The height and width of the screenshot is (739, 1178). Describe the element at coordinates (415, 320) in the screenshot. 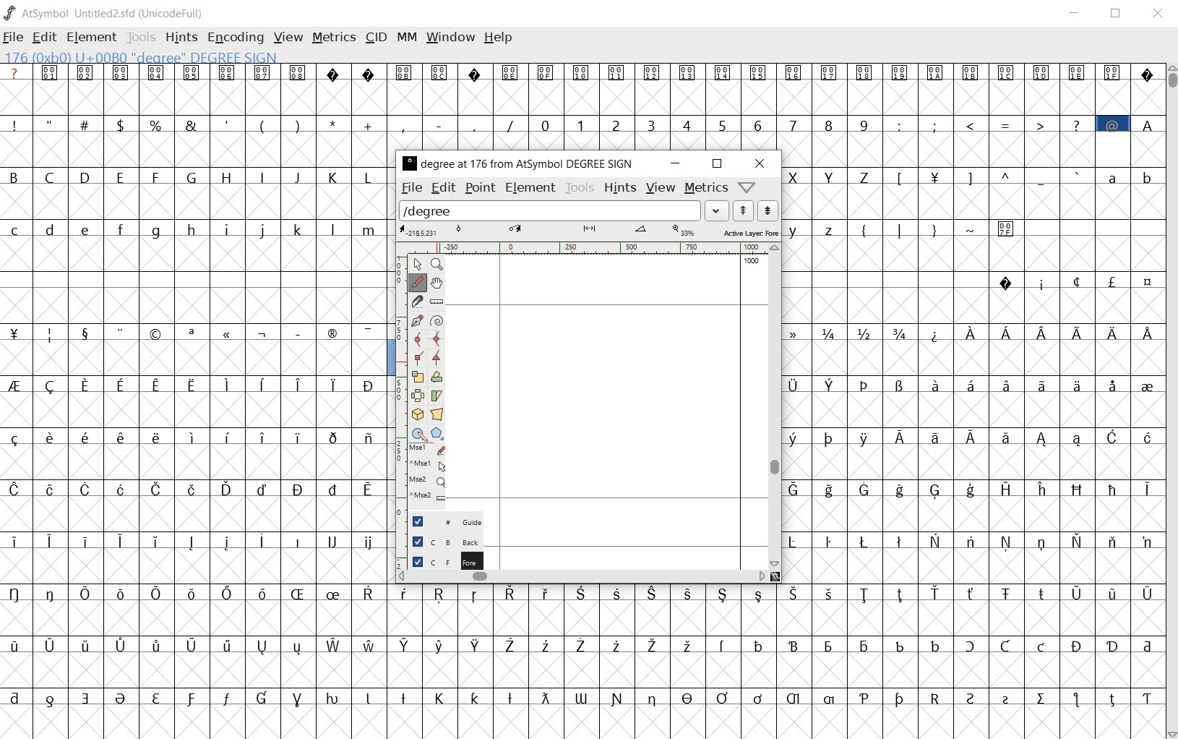

I see `add a point, then drag out its control points` at that location.